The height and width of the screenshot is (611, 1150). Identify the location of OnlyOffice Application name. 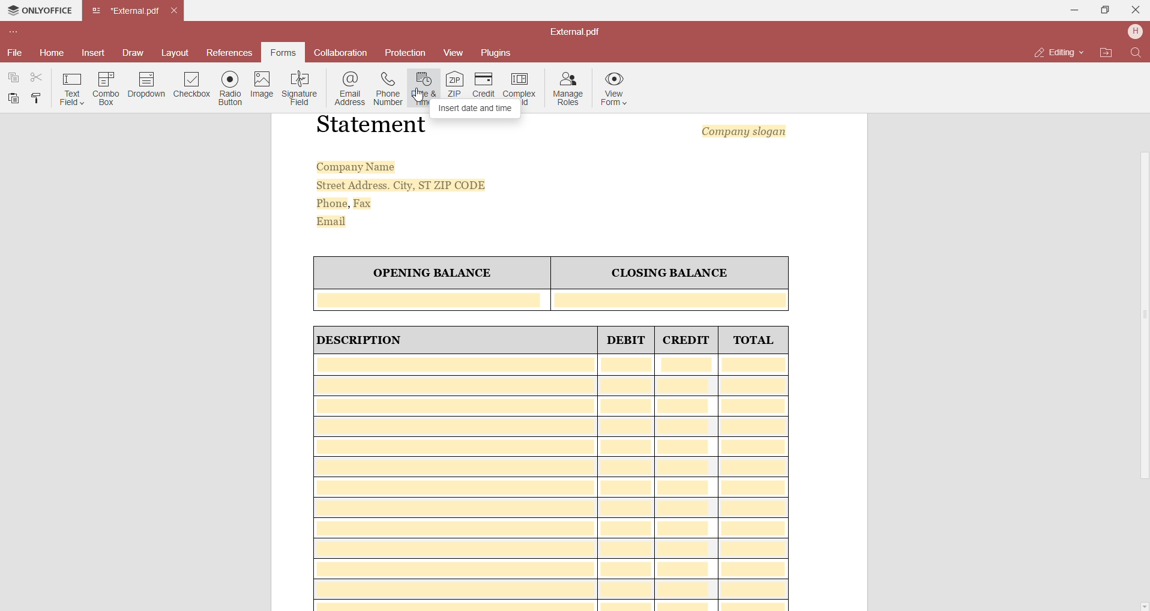
(38, 11).